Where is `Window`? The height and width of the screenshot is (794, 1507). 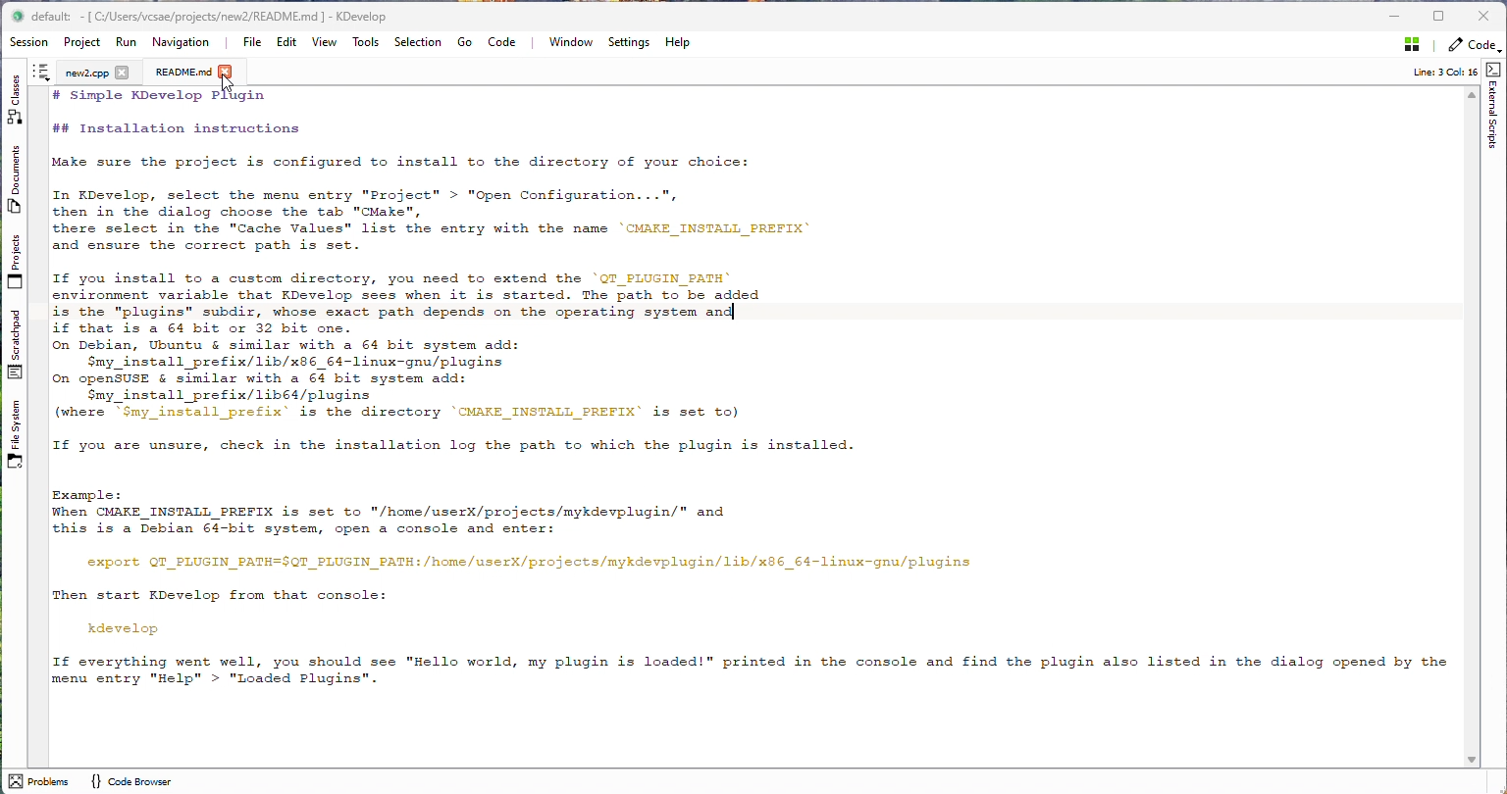
Window is located at coordinates (571, 45).